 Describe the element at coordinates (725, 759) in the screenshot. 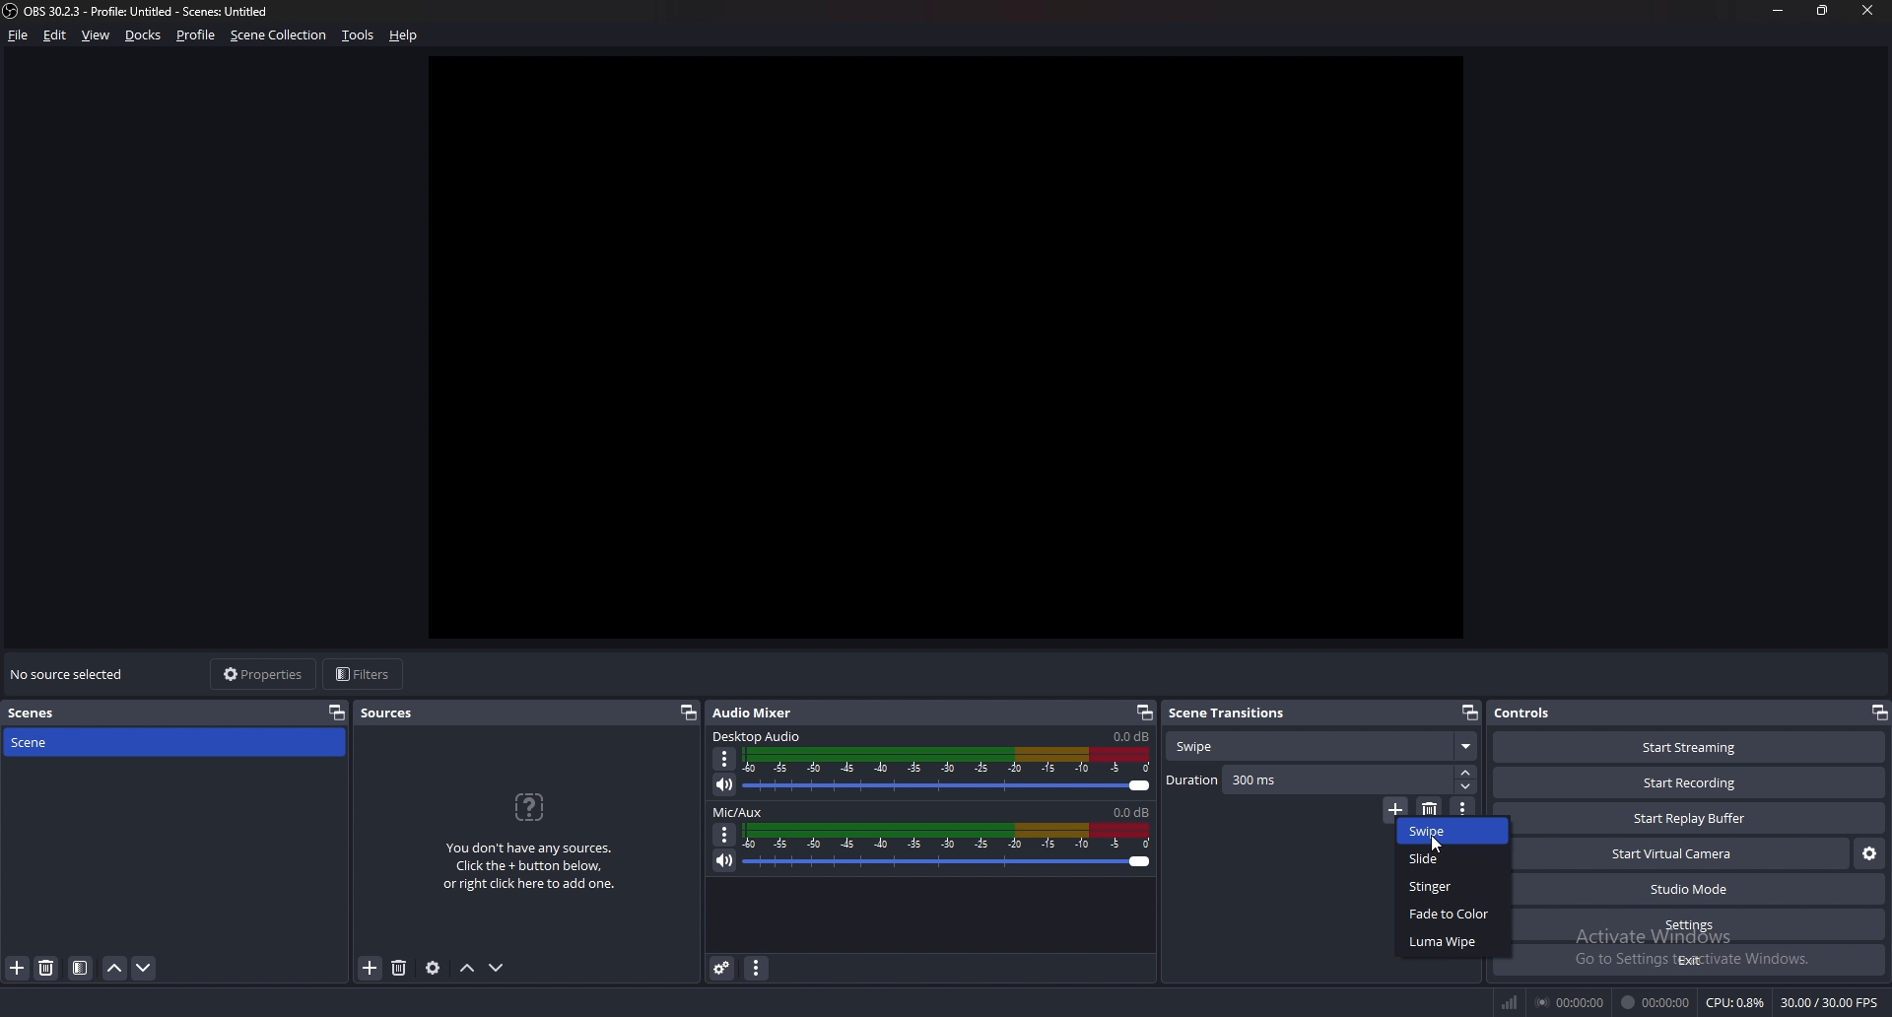

I see `options` at that location.